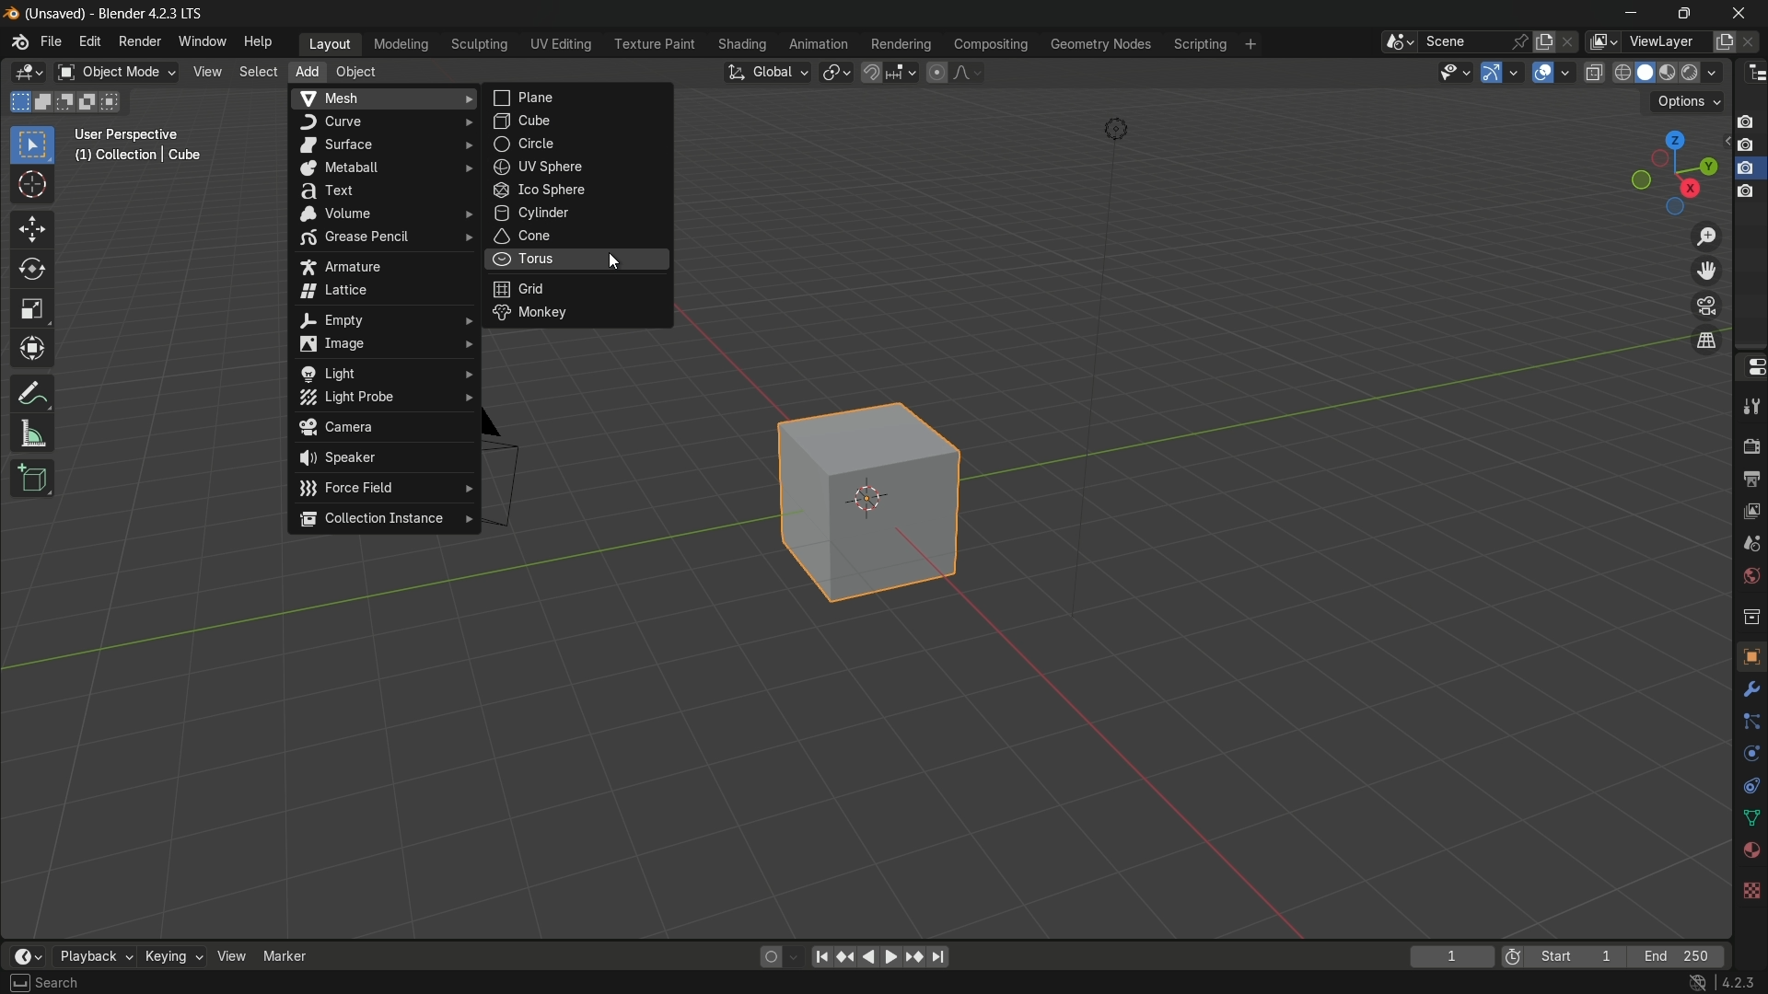 This screenshot has width=1768, height=994. Describe the element at coordinates (844, 957) in the screenshot. I see `jump to keyframe` at that location.